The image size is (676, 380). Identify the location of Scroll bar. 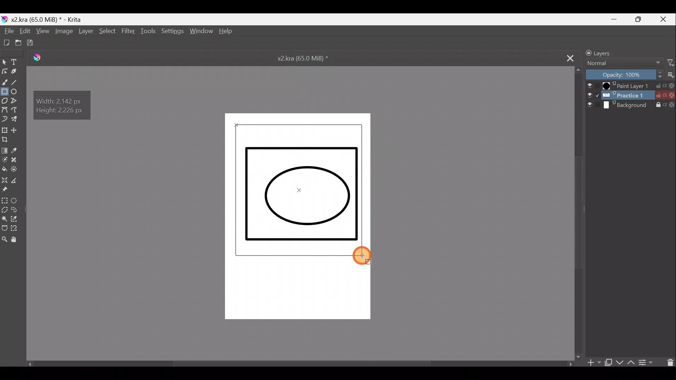
(303, 363).